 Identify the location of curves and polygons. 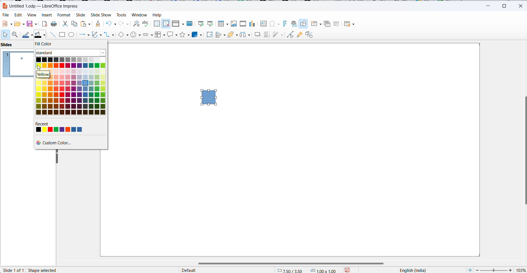
(96, 35).